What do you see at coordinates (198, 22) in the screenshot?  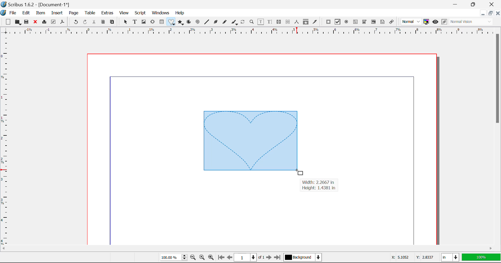 I see `Spiral` at bounding box center [198, 22].